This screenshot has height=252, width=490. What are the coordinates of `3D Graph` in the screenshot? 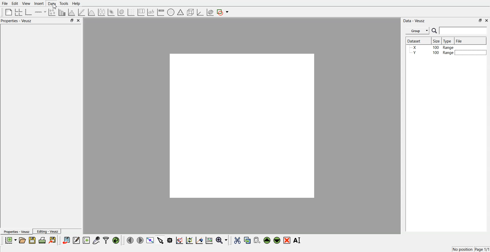 It's located at (200, 12).